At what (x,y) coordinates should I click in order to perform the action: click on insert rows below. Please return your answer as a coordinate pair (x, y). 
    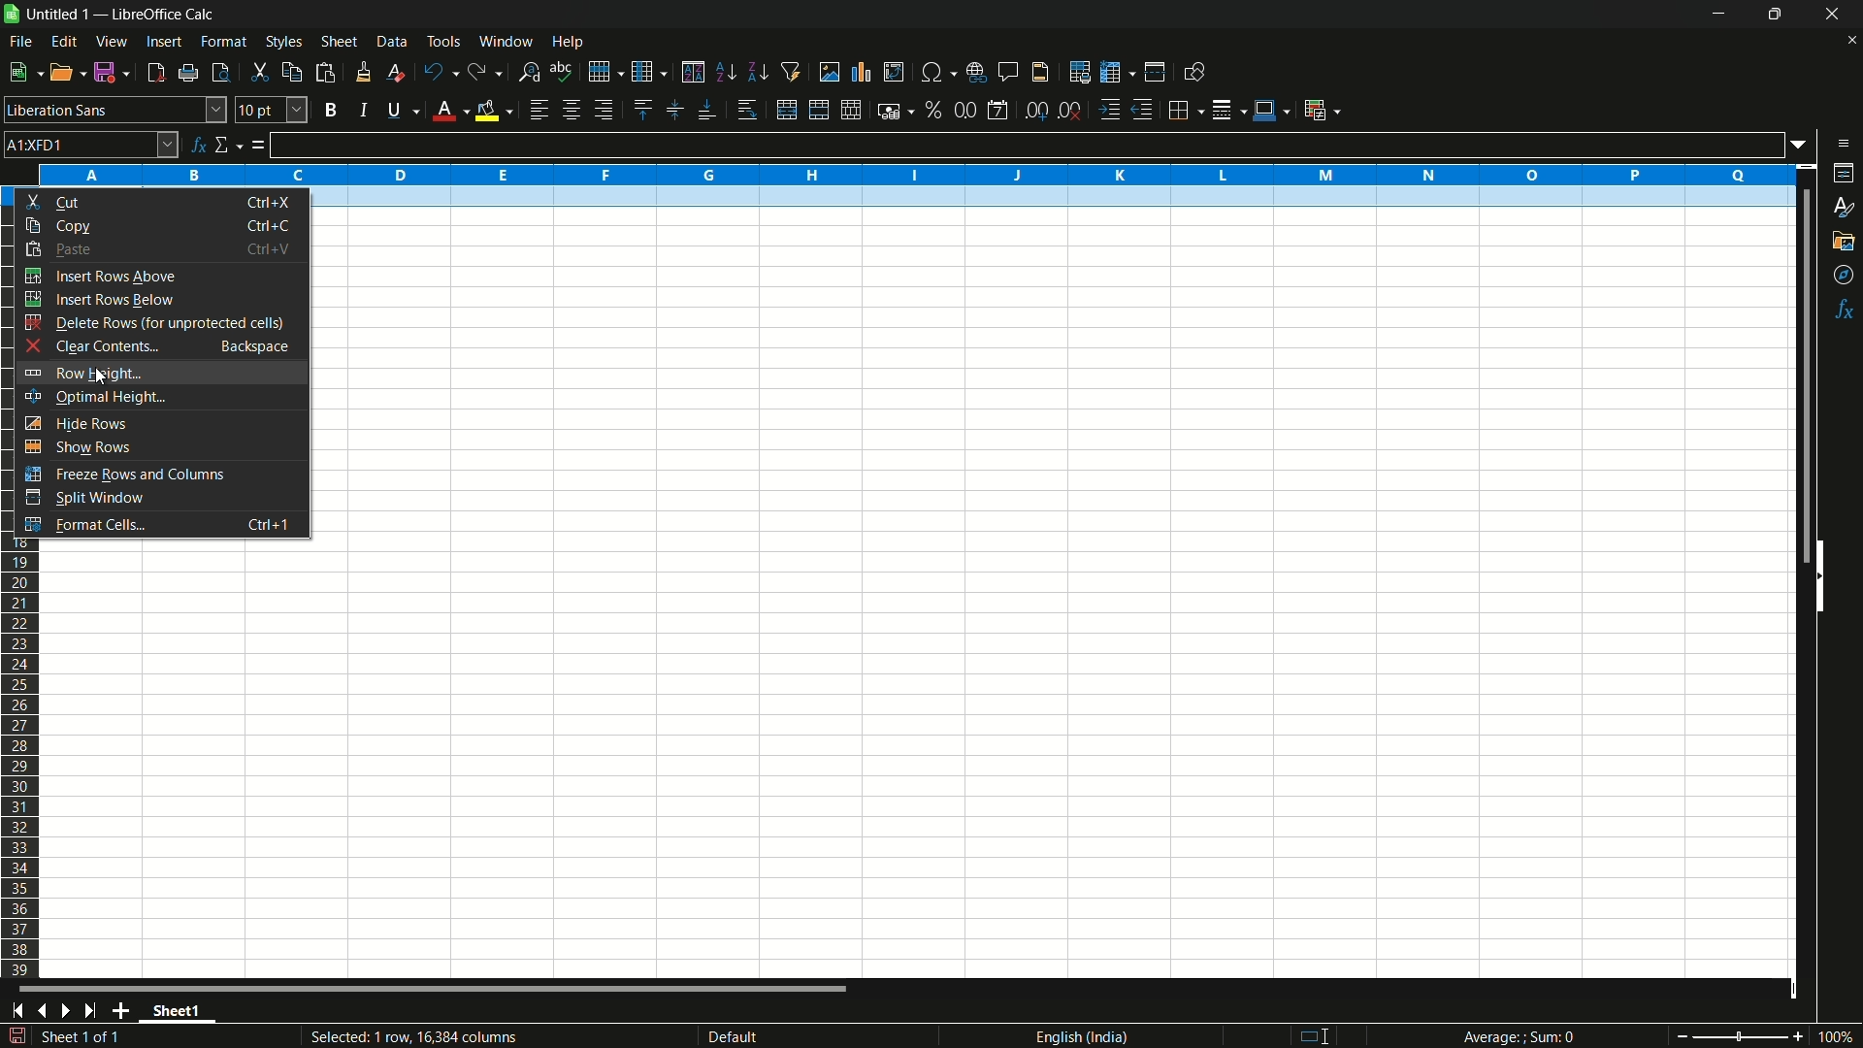
    Looking at the image, I should click on (158, 299).